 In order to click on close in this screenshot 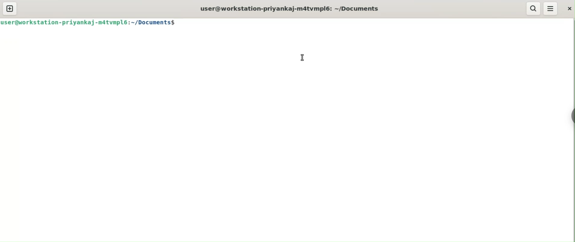, I will do `click(570, 8)`.